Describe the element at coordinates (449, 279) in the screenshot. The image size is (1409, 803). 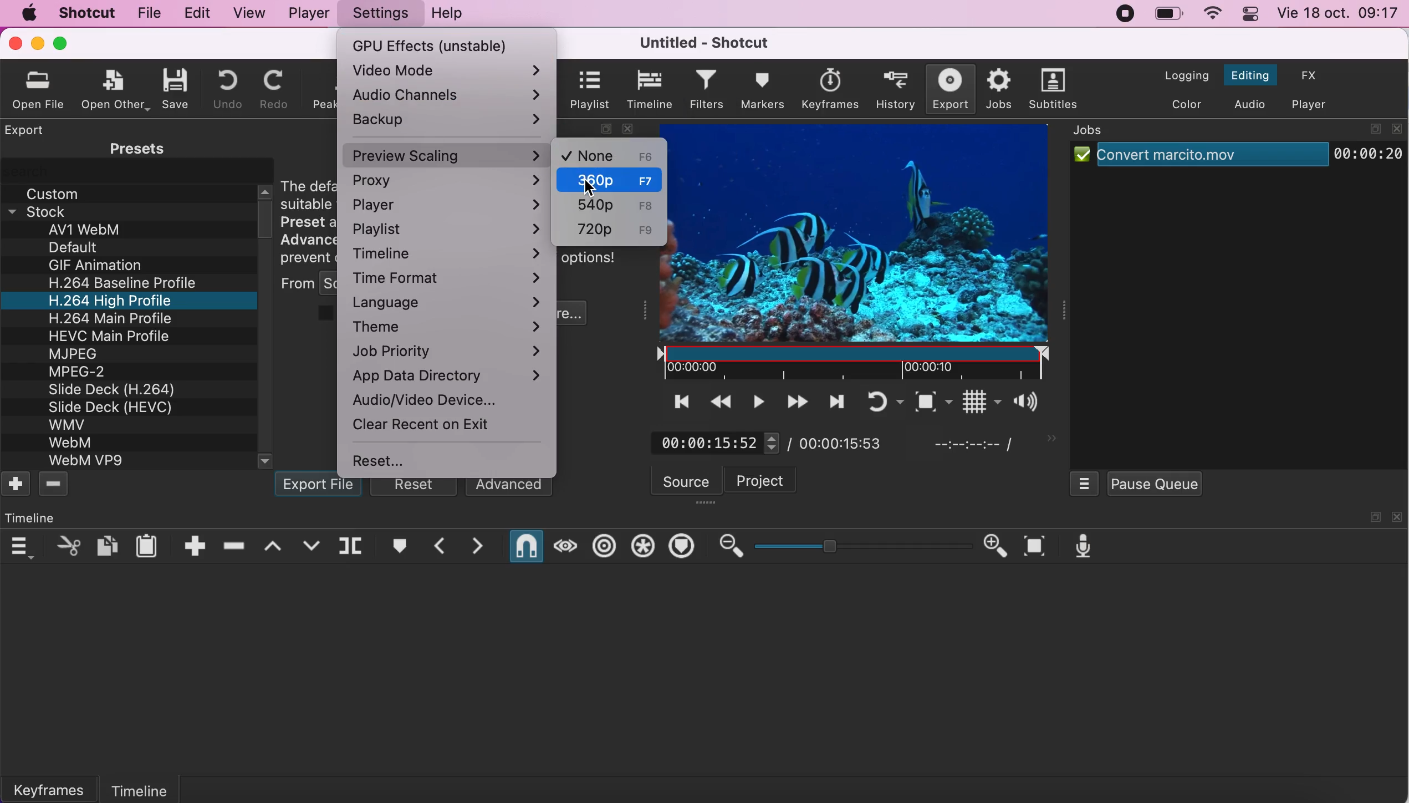
I see `time format` at that location.